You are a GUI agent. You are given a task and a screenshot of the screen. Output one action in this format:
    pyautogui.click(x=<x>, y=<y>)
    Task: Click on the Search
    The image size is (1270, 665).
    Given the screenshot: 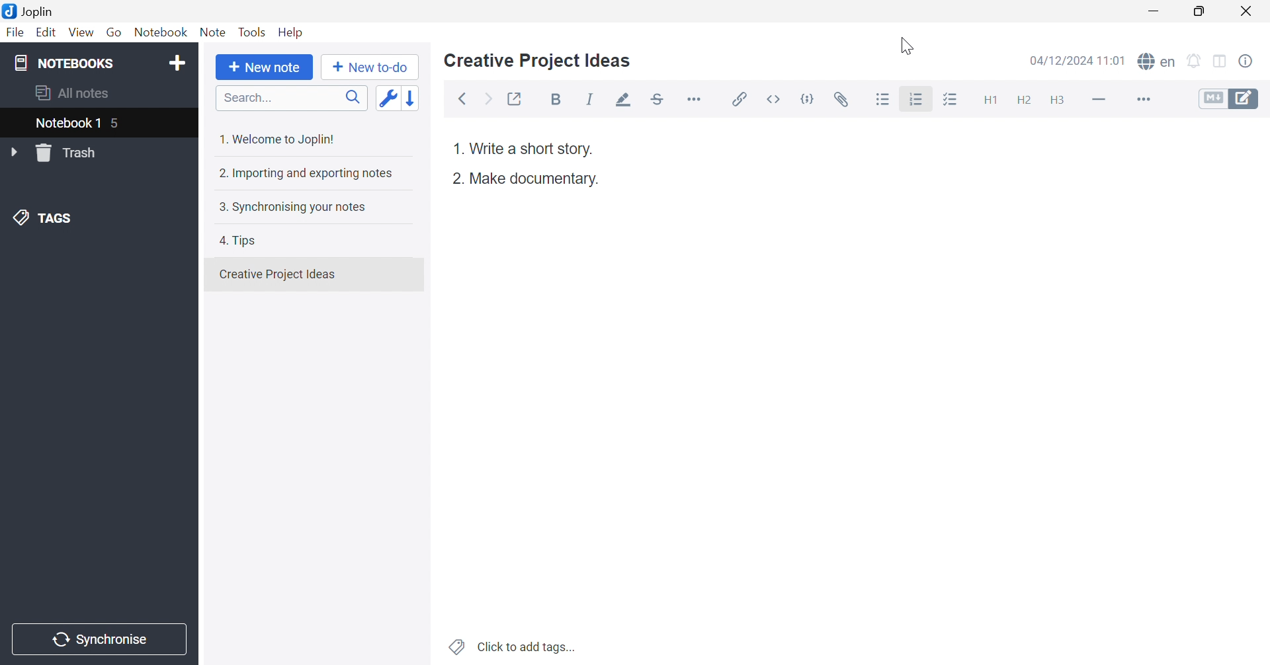 What is the action you would take?
    pyautogui.click(x=292, y=99)
    